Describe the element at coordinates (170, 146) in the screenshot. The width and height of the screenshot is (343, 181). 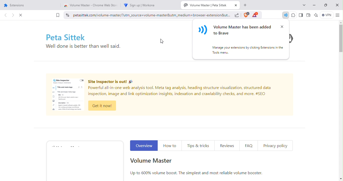
I see `How to` at that location.